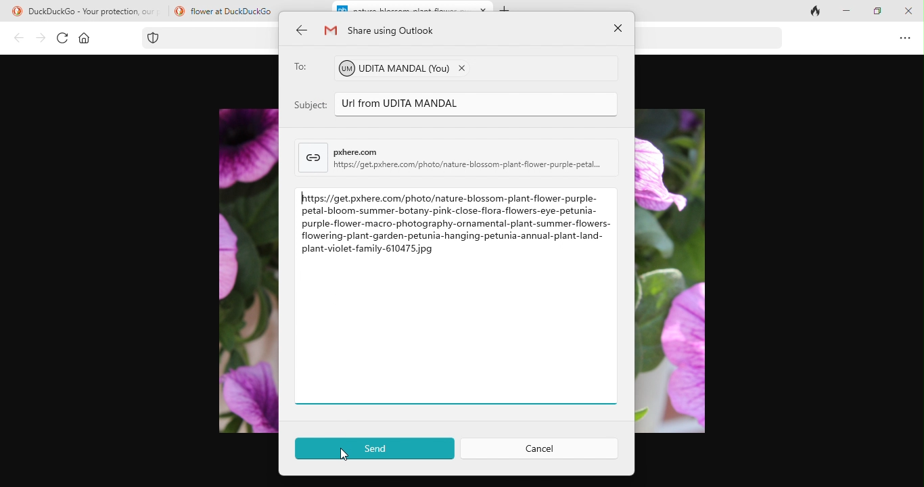  Describe the element at coordinates (12, 11) in the screenshot. I see `duckduck go logo` at that location.